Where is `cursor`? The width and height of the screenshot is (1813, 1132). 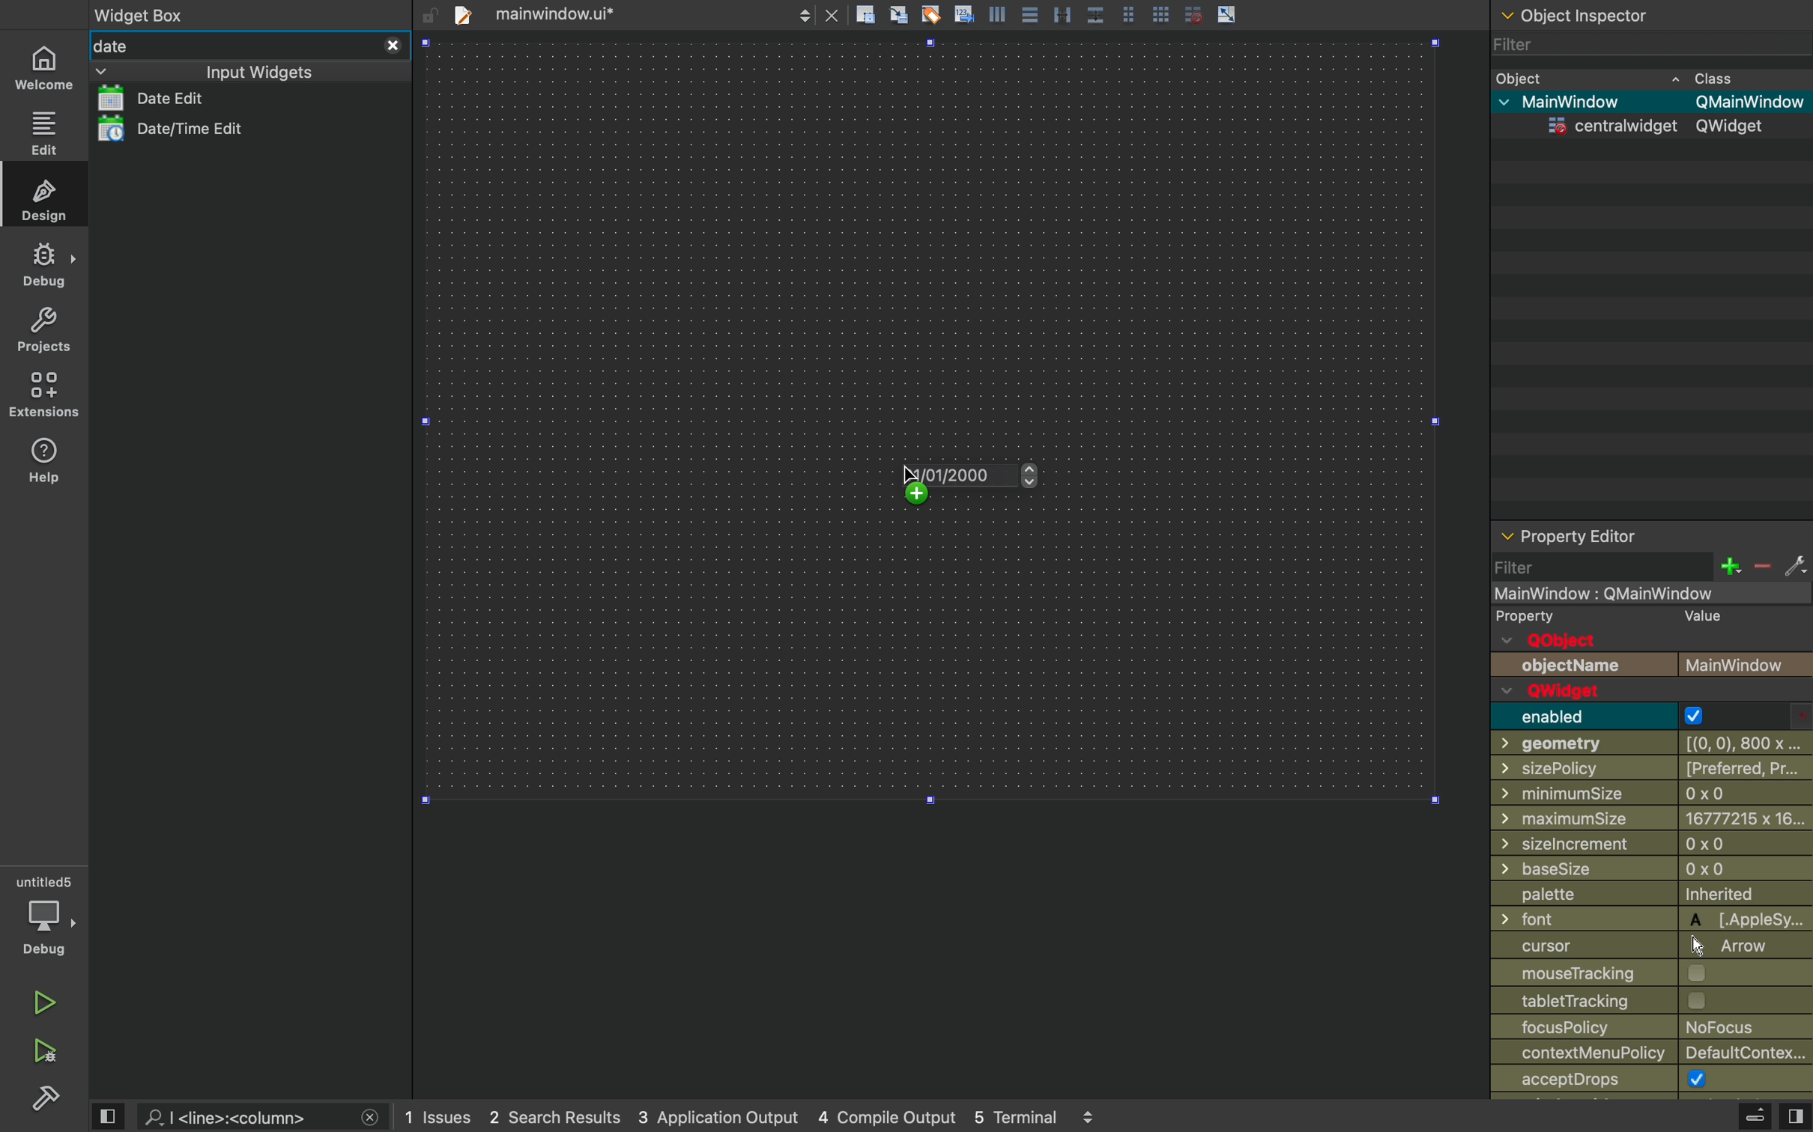
cursor is located at coordinates (910, 483).